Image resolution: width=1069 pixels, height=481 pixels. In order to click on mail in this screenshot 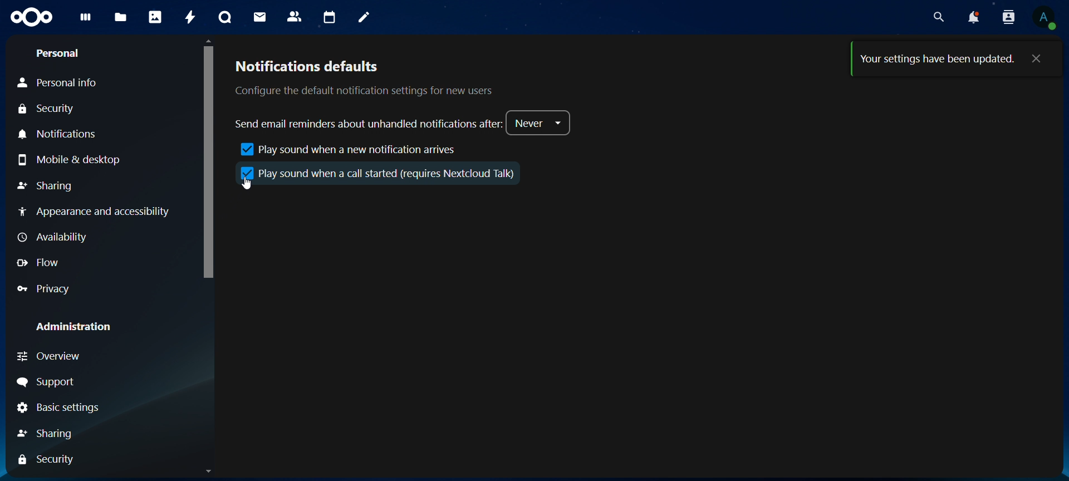, I will do `click(261, 16)`.